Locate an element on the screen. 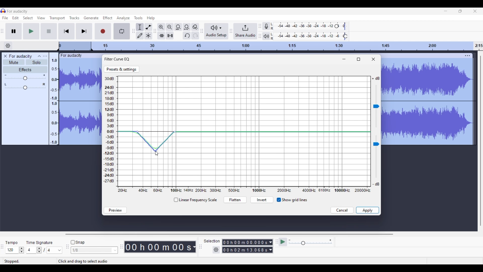 The width and height of the screenshot is (483, 272). File menu is located at coordinates (5, 18).